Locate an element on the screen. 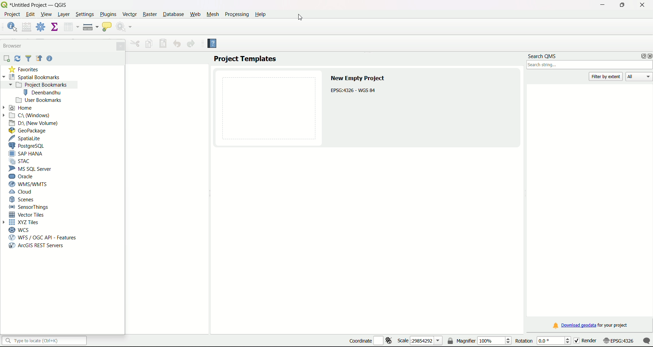 This screenshot has width=653, height=347. Text is located at coordinates (361, 85).